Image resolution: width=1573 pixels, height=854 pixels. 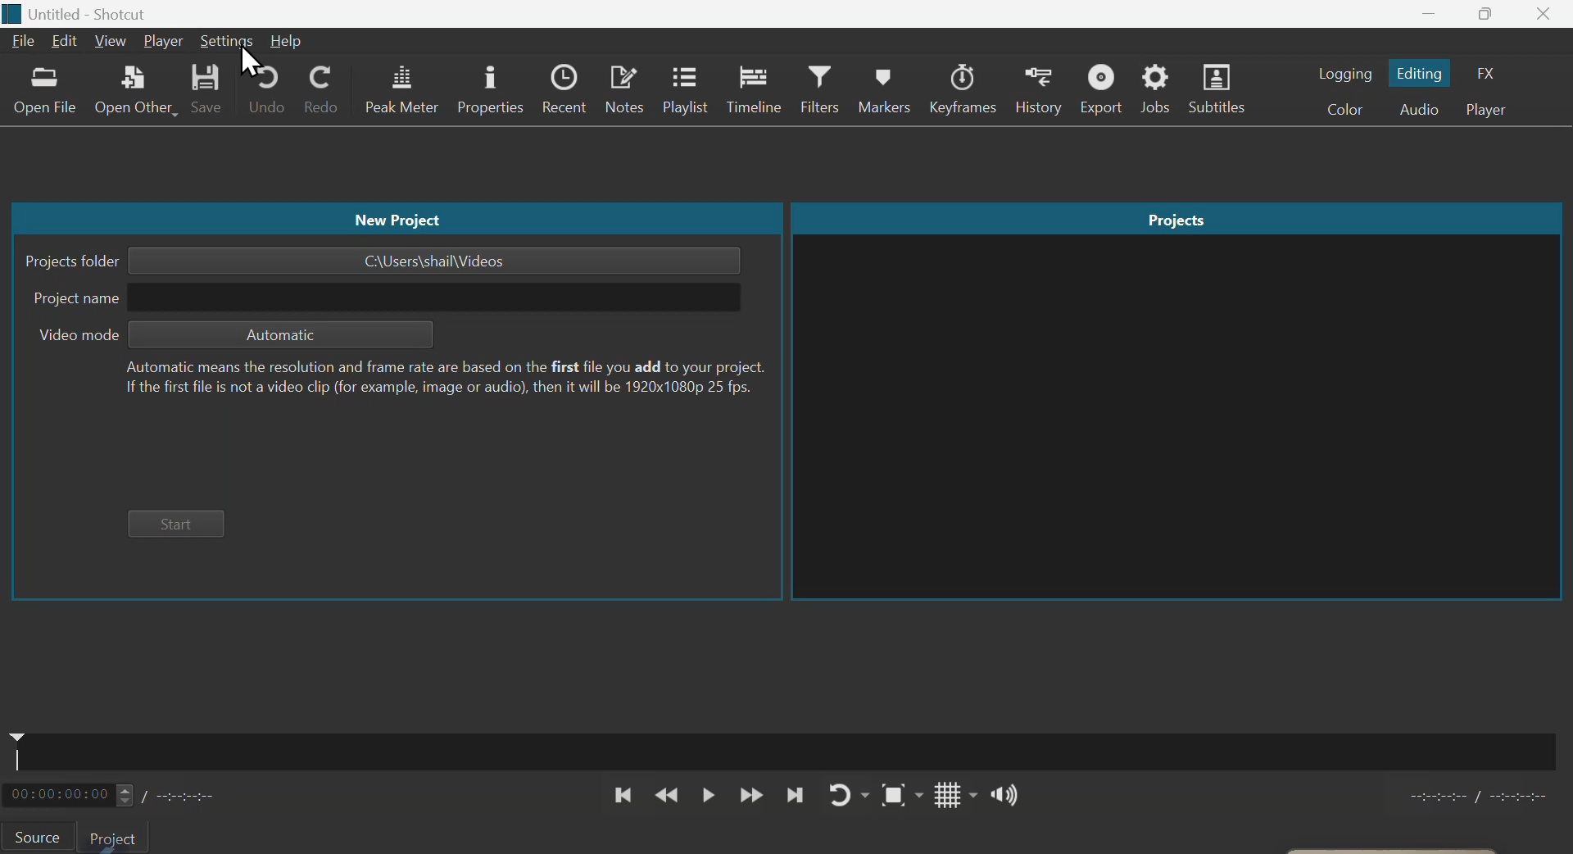 What do you see at coordinates (1547, 14) in the screenshot?
I see `close` at bounding box center [1547, 14].